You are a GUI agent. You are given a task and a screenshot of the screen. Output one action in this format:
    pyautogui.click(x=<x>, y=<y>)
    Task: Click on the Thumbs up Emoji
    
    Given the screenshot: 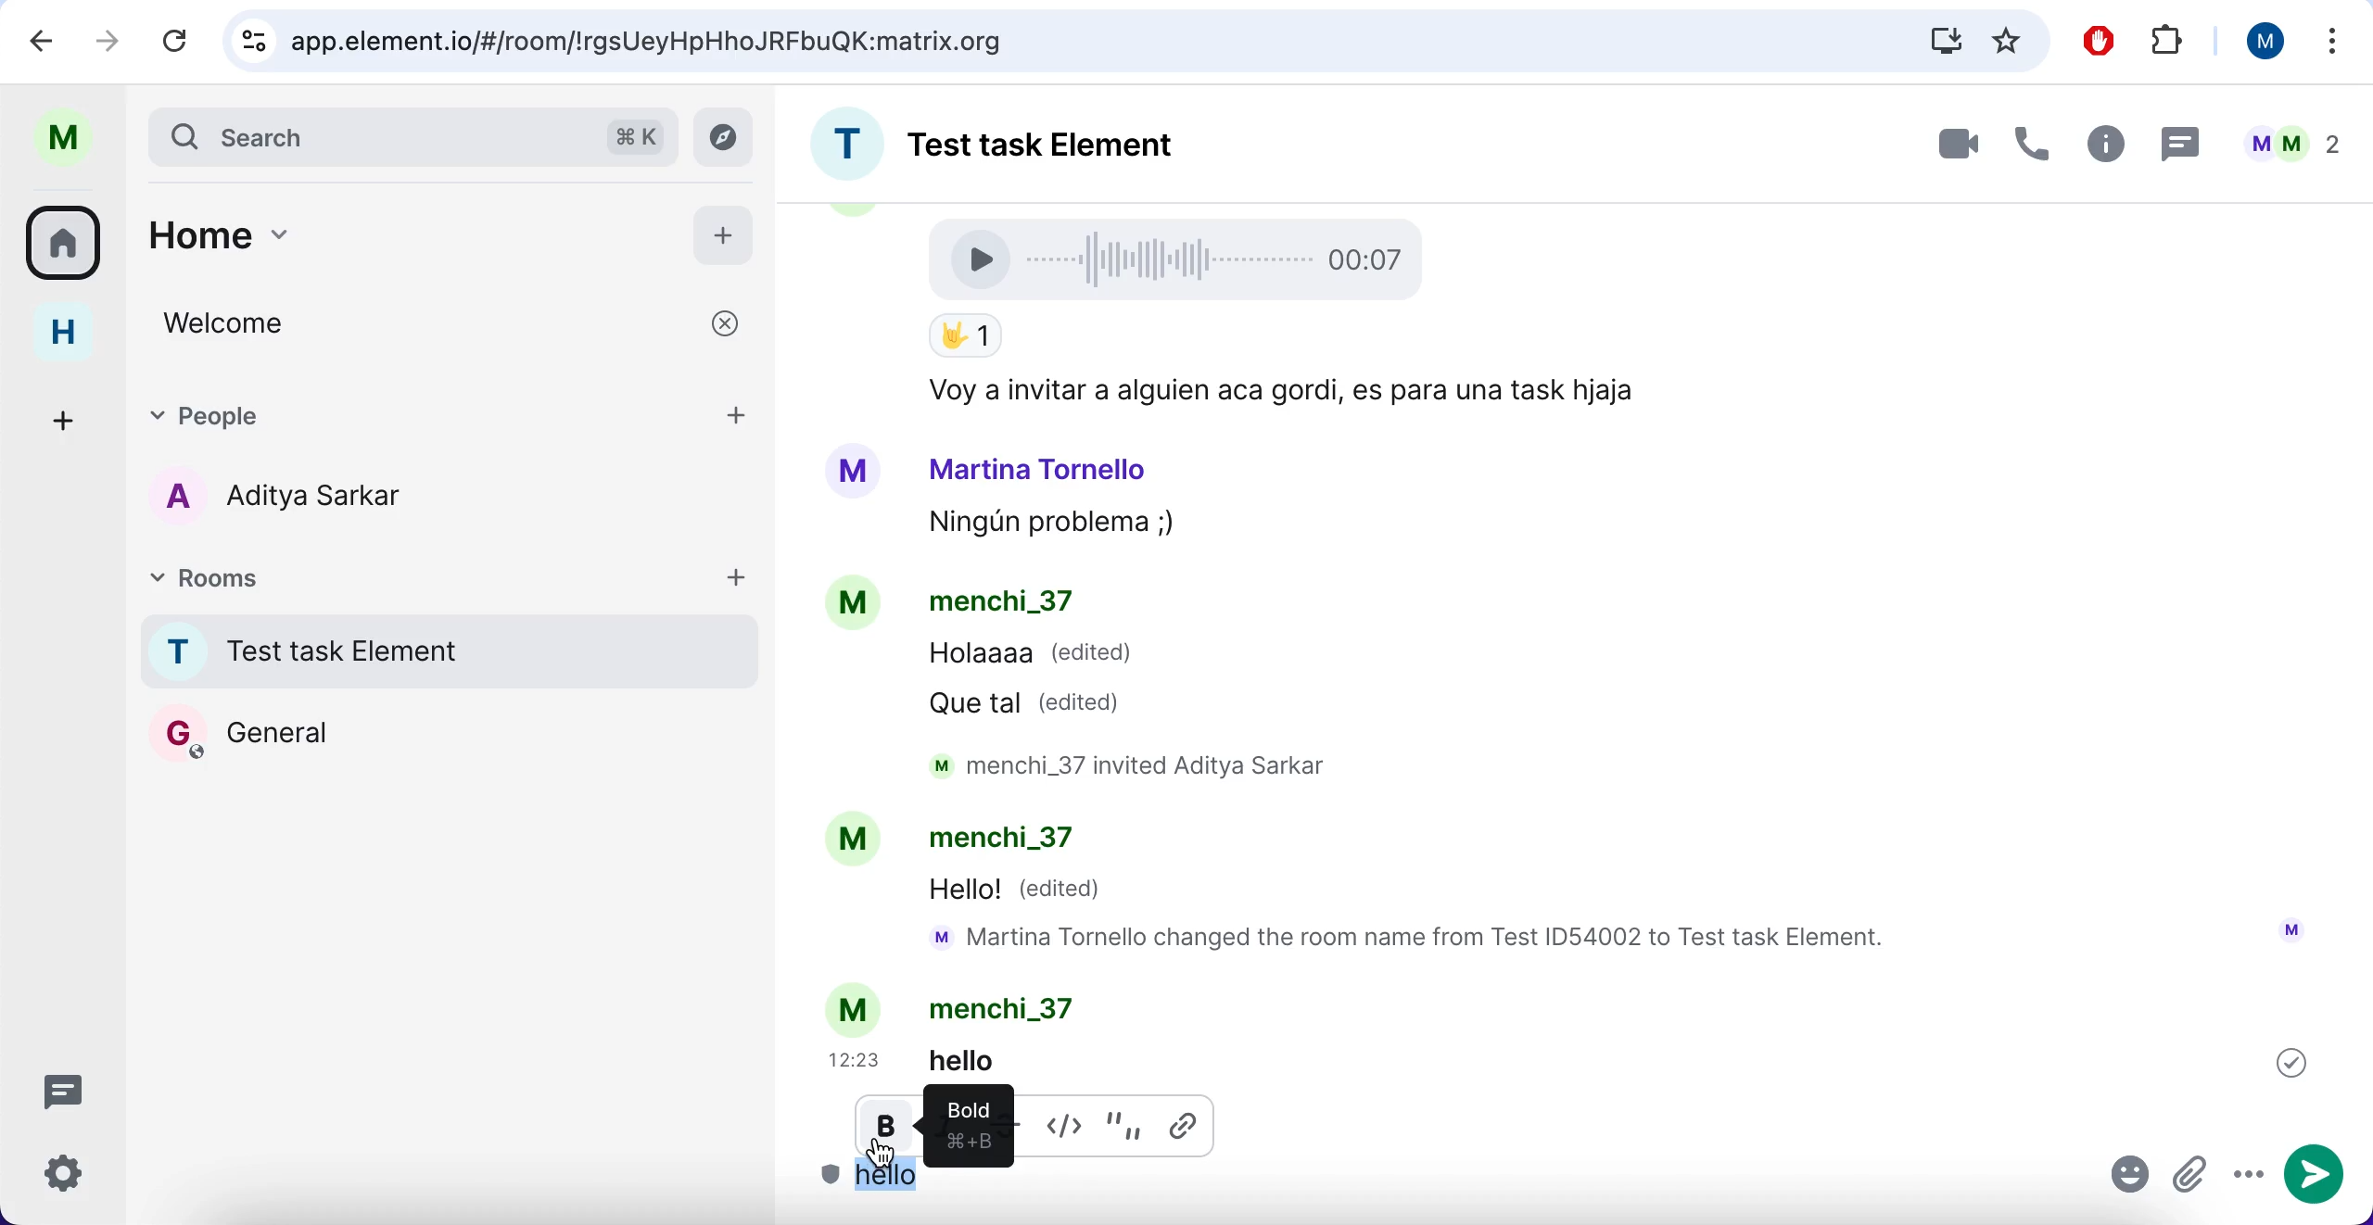 What is the action you would take?
    pyautogui.click(x=964, y=337)
    